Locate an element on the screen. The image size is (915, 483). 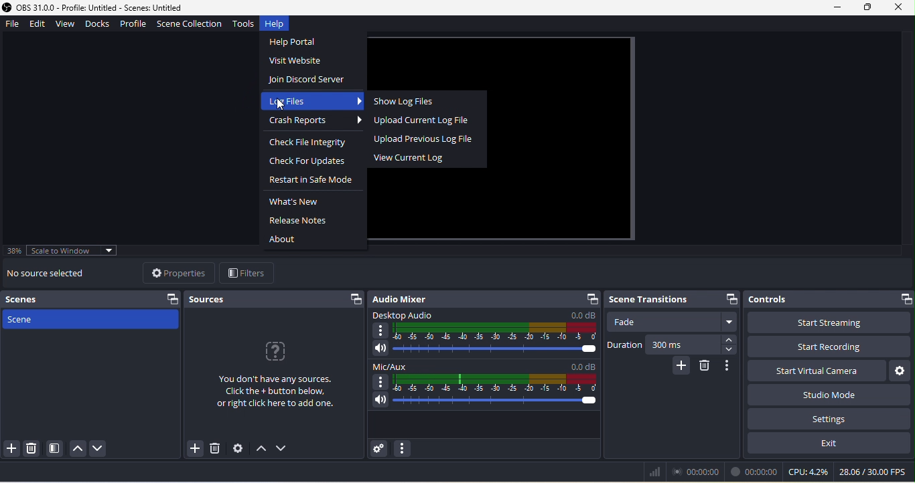
bars is located at coordinates (654, 472).